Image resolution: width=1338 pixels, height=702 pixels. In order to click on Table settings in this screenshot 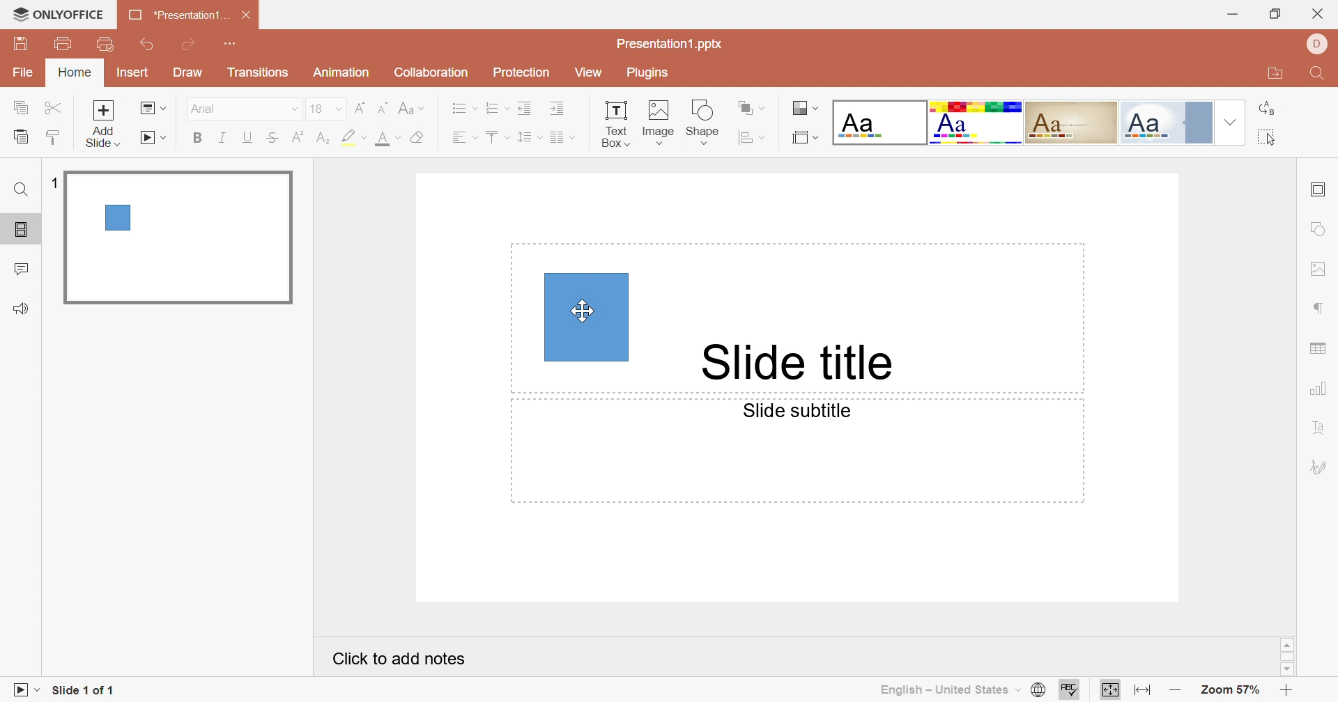, I will do `click(1318, 348)`.